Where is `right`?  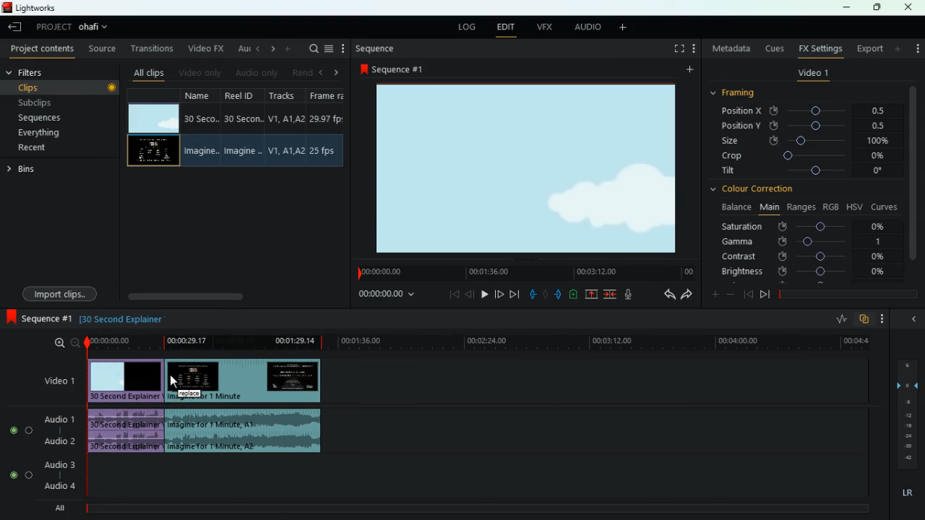
right is located at coordinates (337, 73).